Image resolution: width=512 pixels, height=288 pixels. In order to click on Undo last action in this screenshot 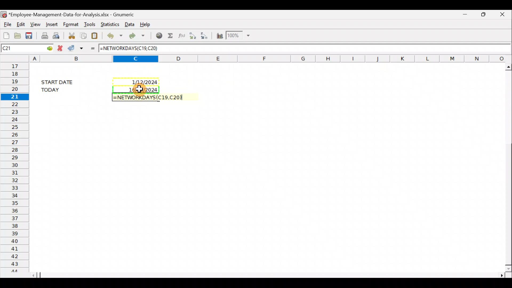, I will do `click(114, 35)`.